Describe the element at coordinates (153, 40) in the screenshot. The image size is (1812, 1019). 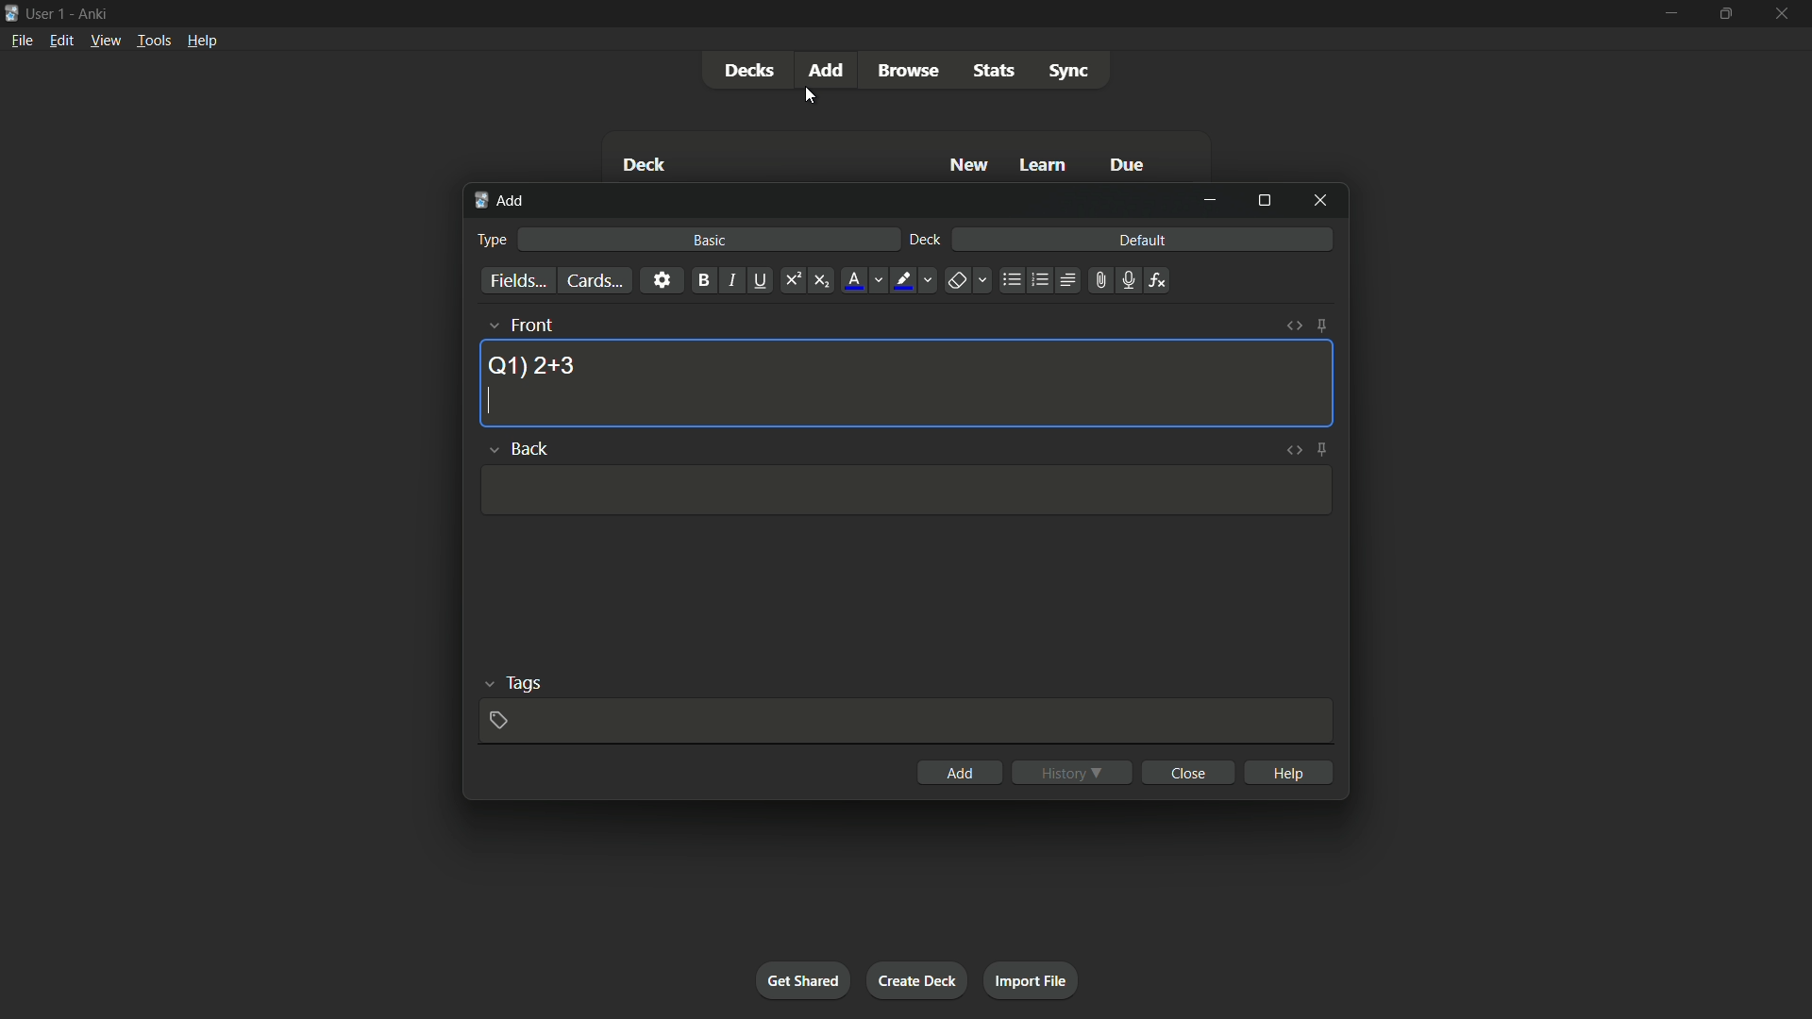
I see `tools menu` at that location.